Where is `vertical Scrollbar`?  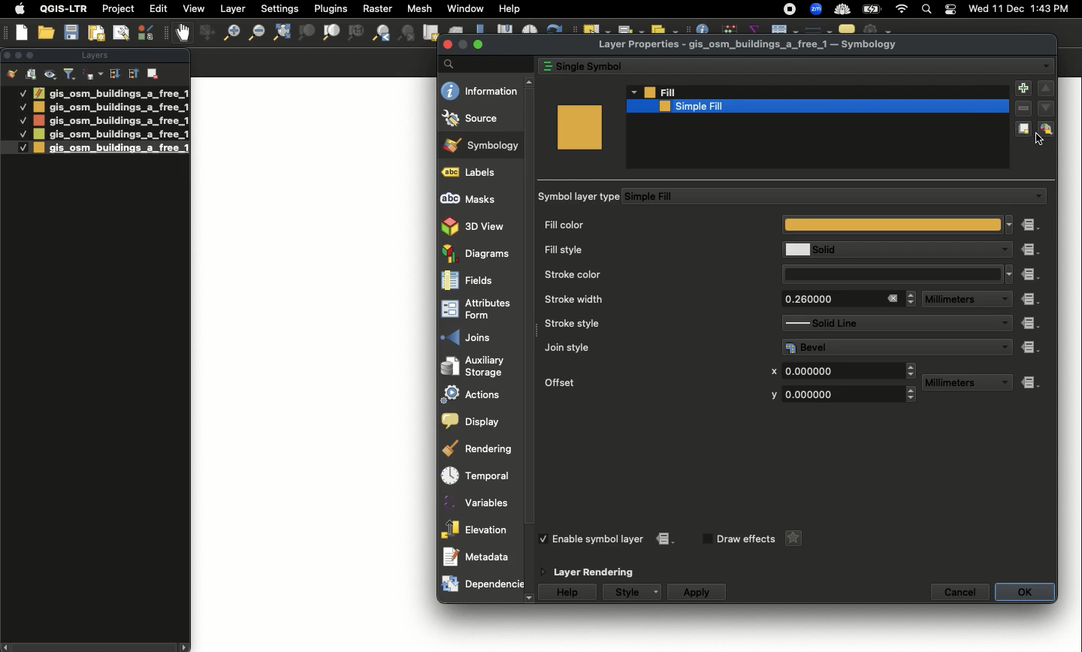
vertical Scrollbar is located at coordinates (533, 340).